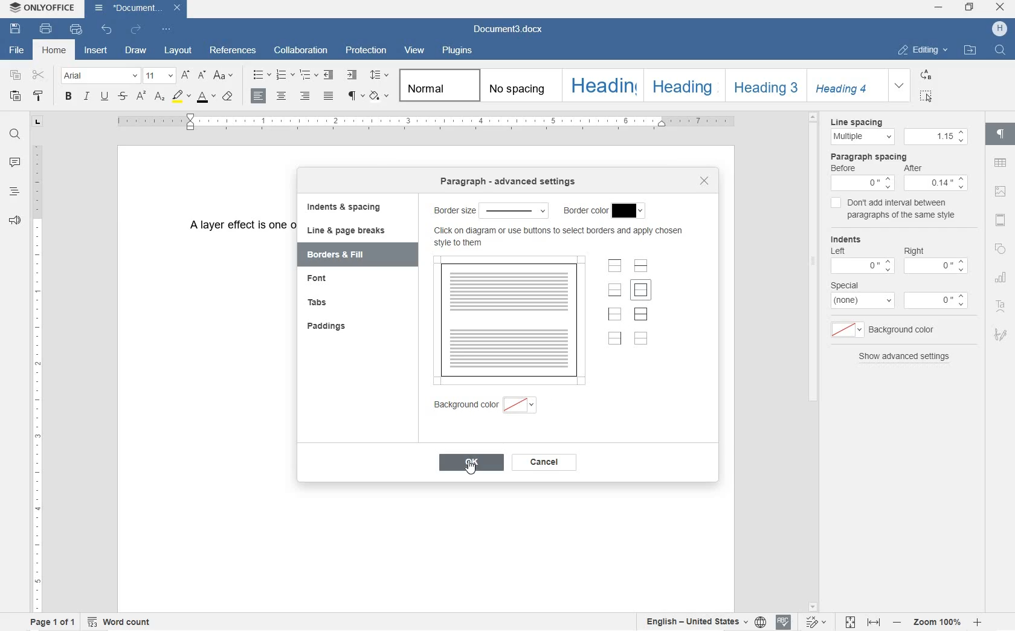 The height and width of the screenshot is (631, 1015). Describe the element at coordinates (1002, 334) in the screenshot. I see `SIGNATURE` at that location.